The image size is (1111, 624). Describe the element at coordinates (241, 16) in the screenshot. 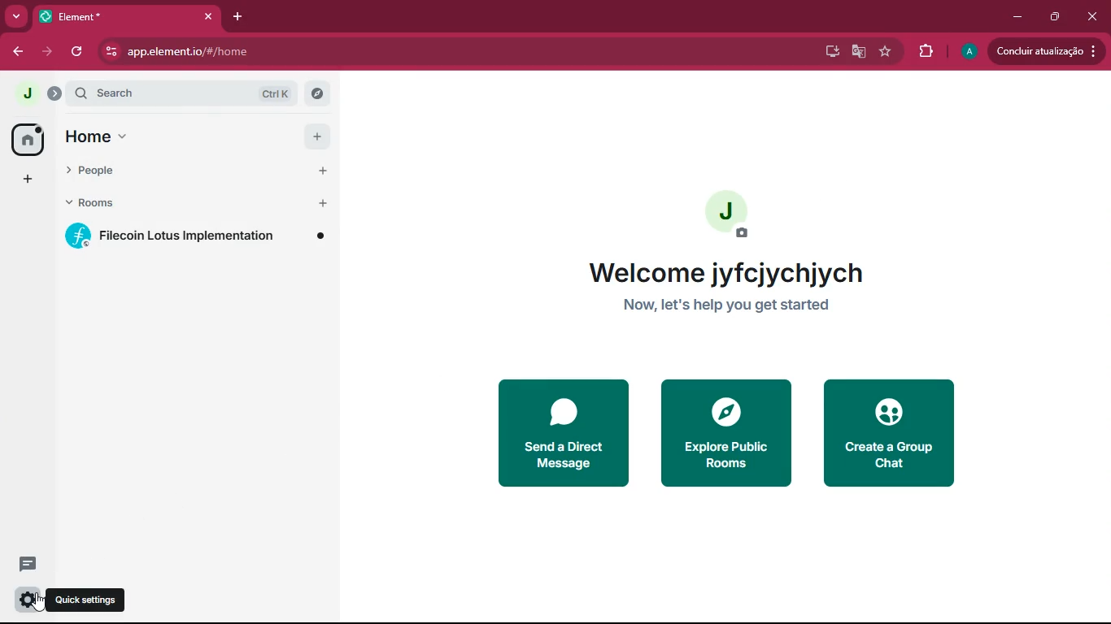

I see `add tab` at that location.